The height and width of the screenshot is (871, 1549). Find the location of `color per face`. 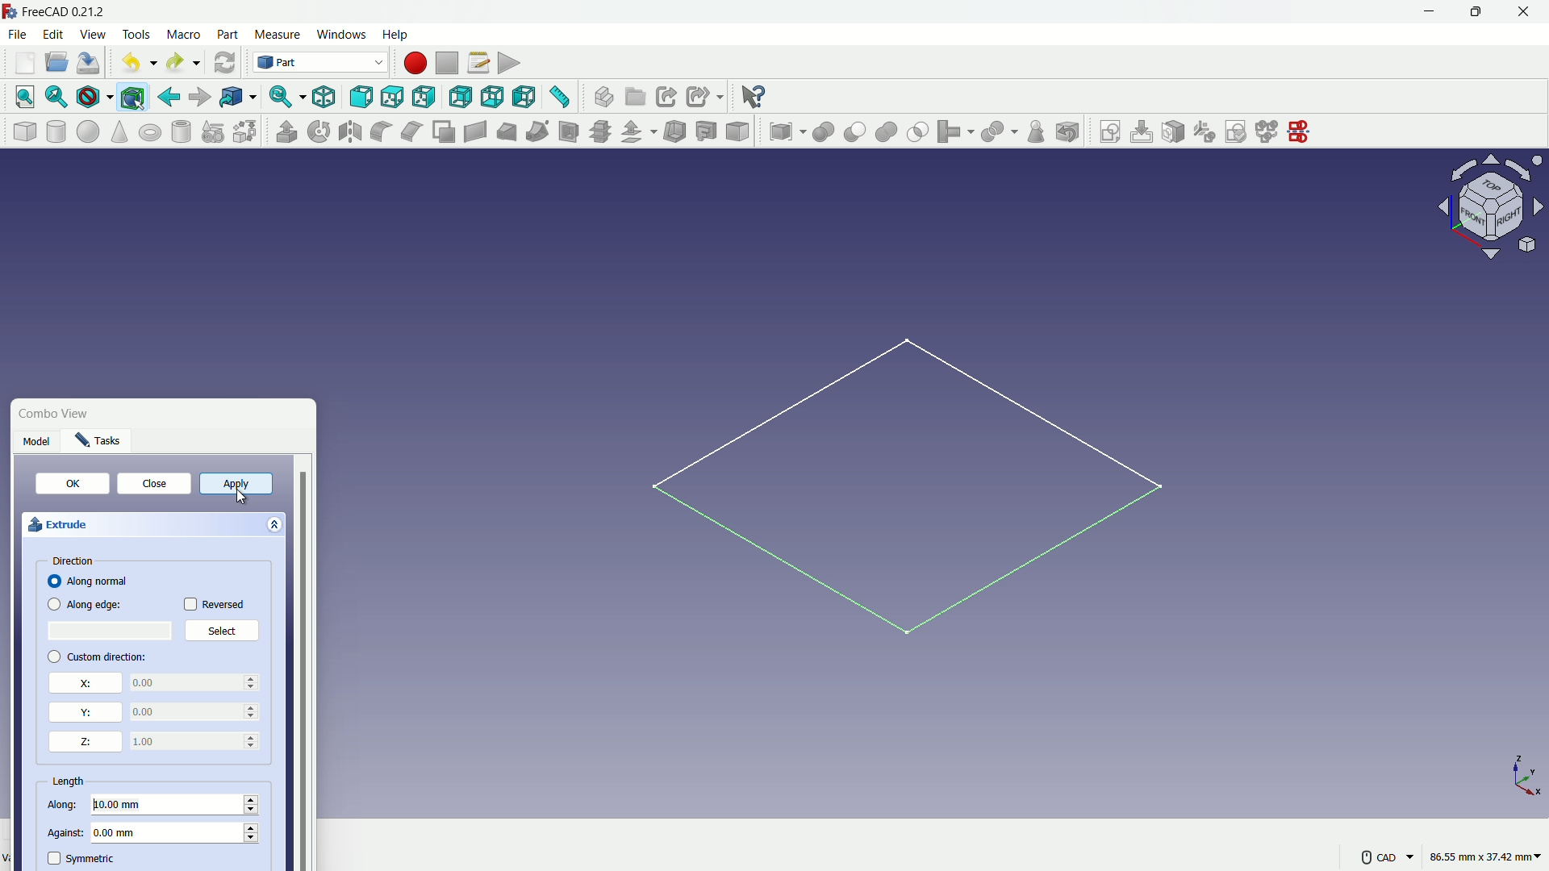

color per face is located at coordinates (739, 131).